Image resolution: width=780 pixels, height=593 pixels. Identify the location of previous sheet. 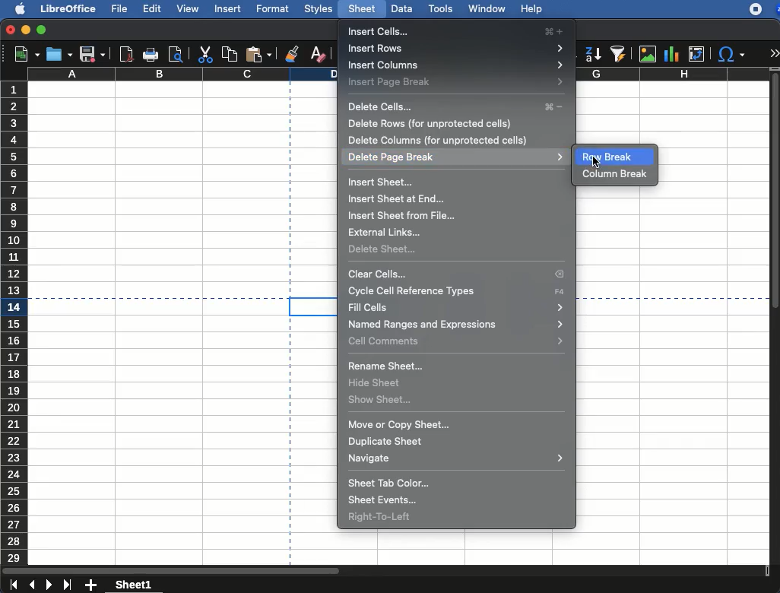
(33, 585).